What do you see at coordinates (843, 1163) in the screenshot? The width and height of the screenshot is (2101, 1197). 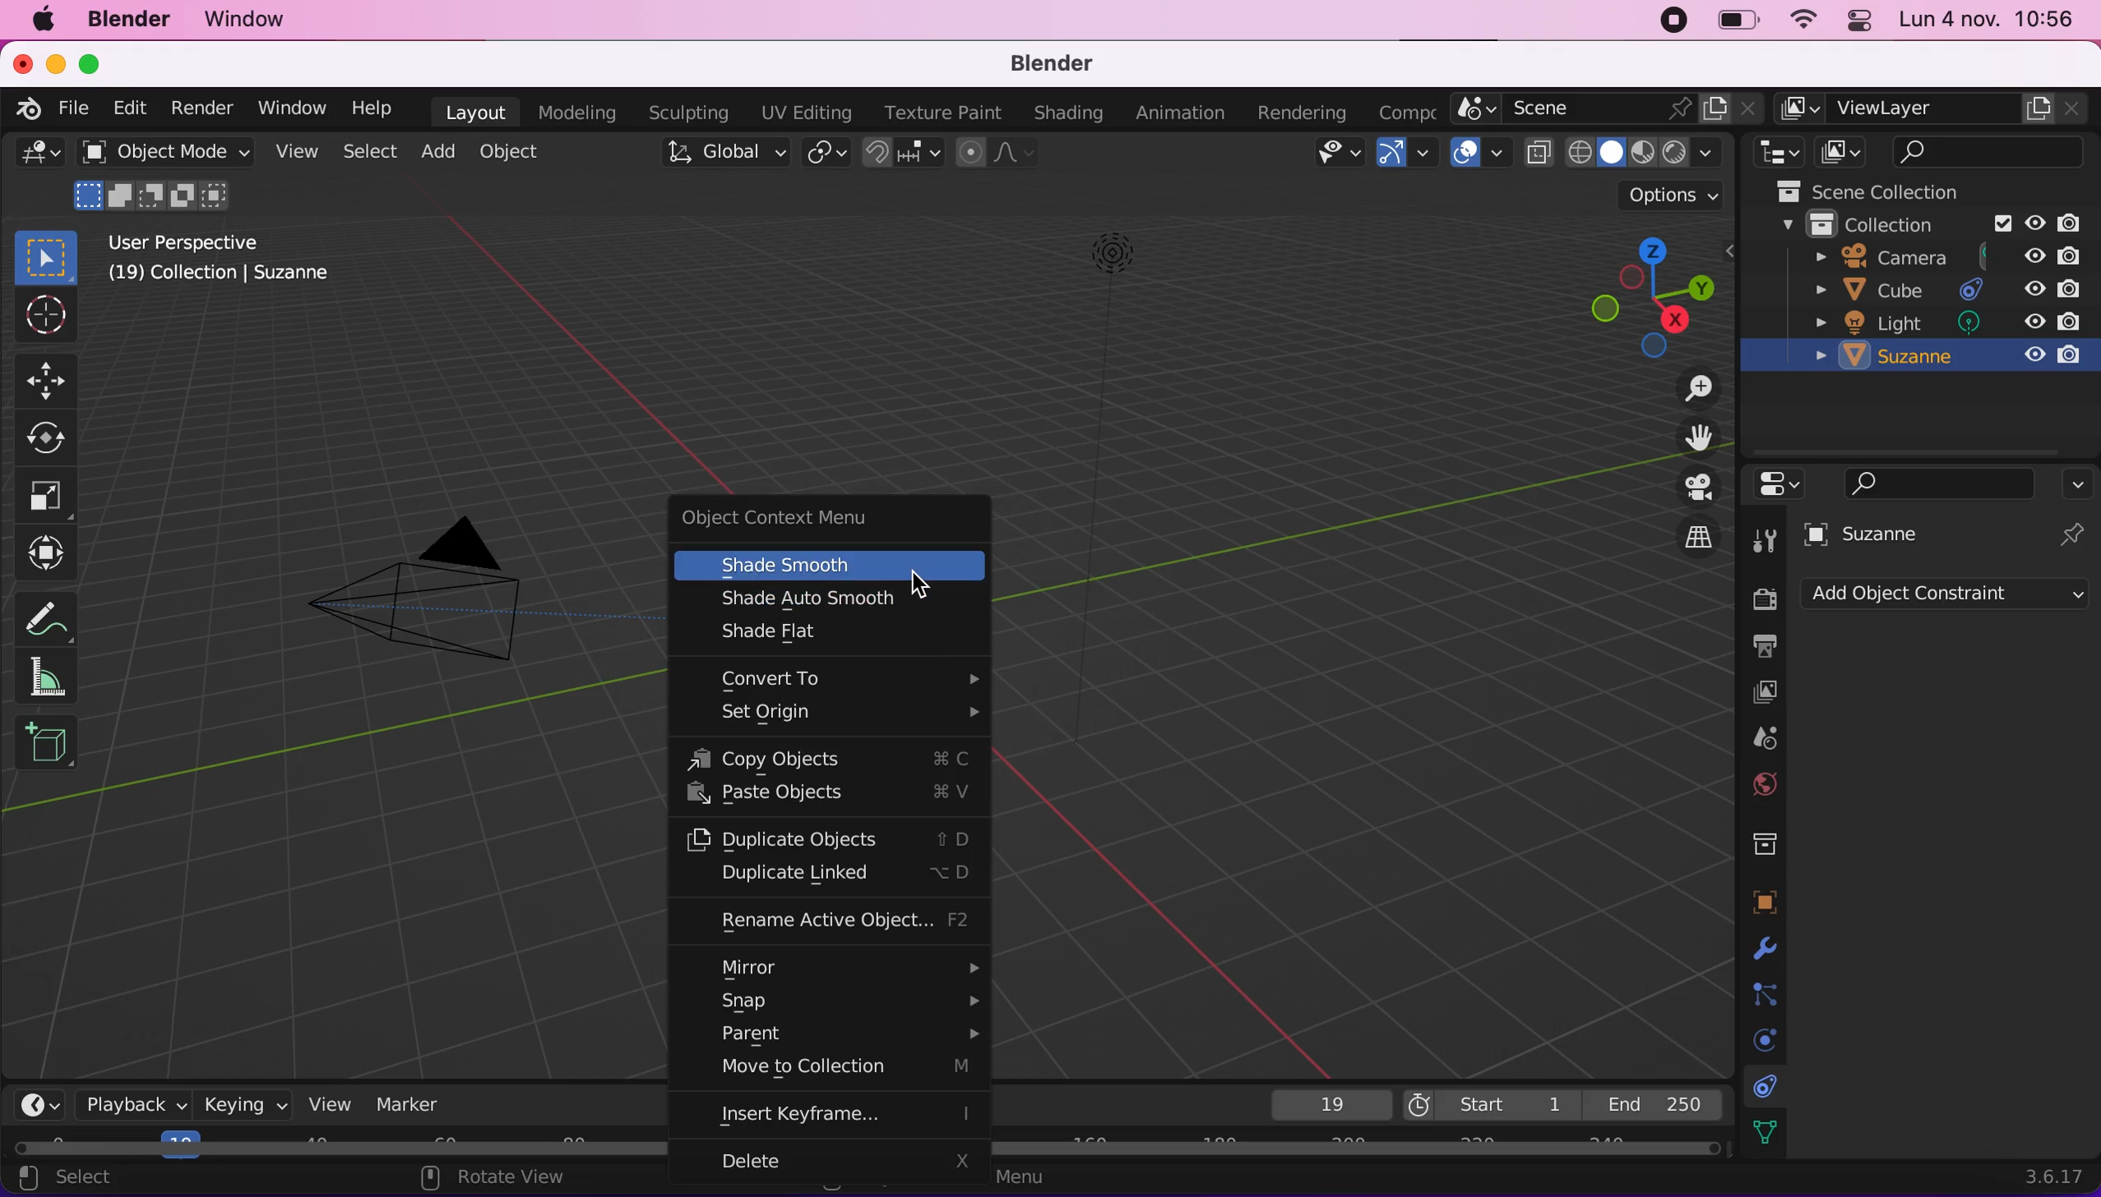 I see `delete` at bounding box center [843, 1163].